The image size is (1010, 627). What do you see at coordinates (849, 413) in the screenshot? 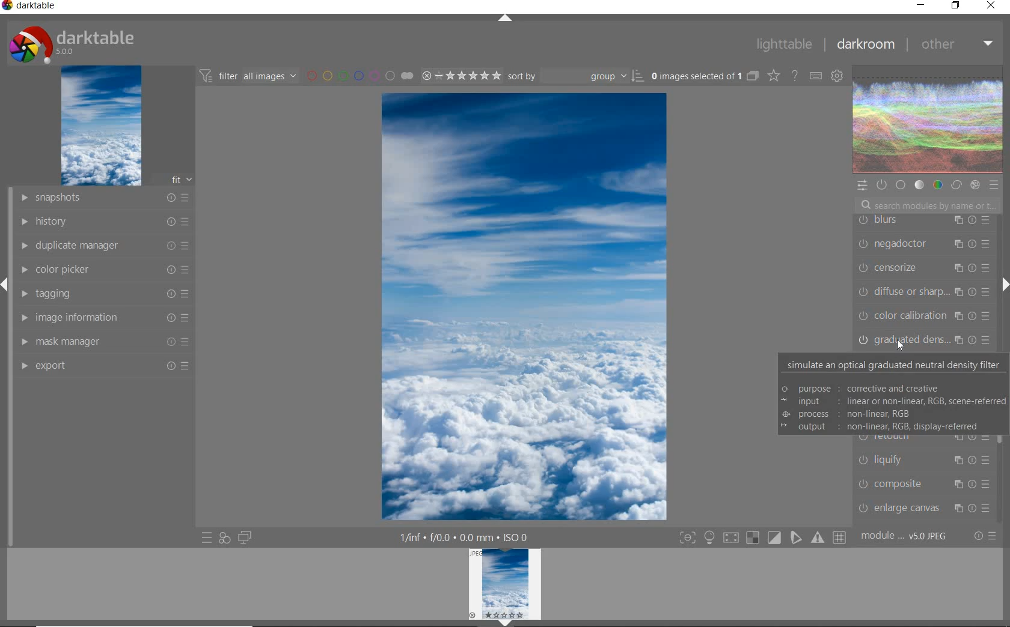
I see `& process : non-linear, RGB` at bounding box center [849, 413].